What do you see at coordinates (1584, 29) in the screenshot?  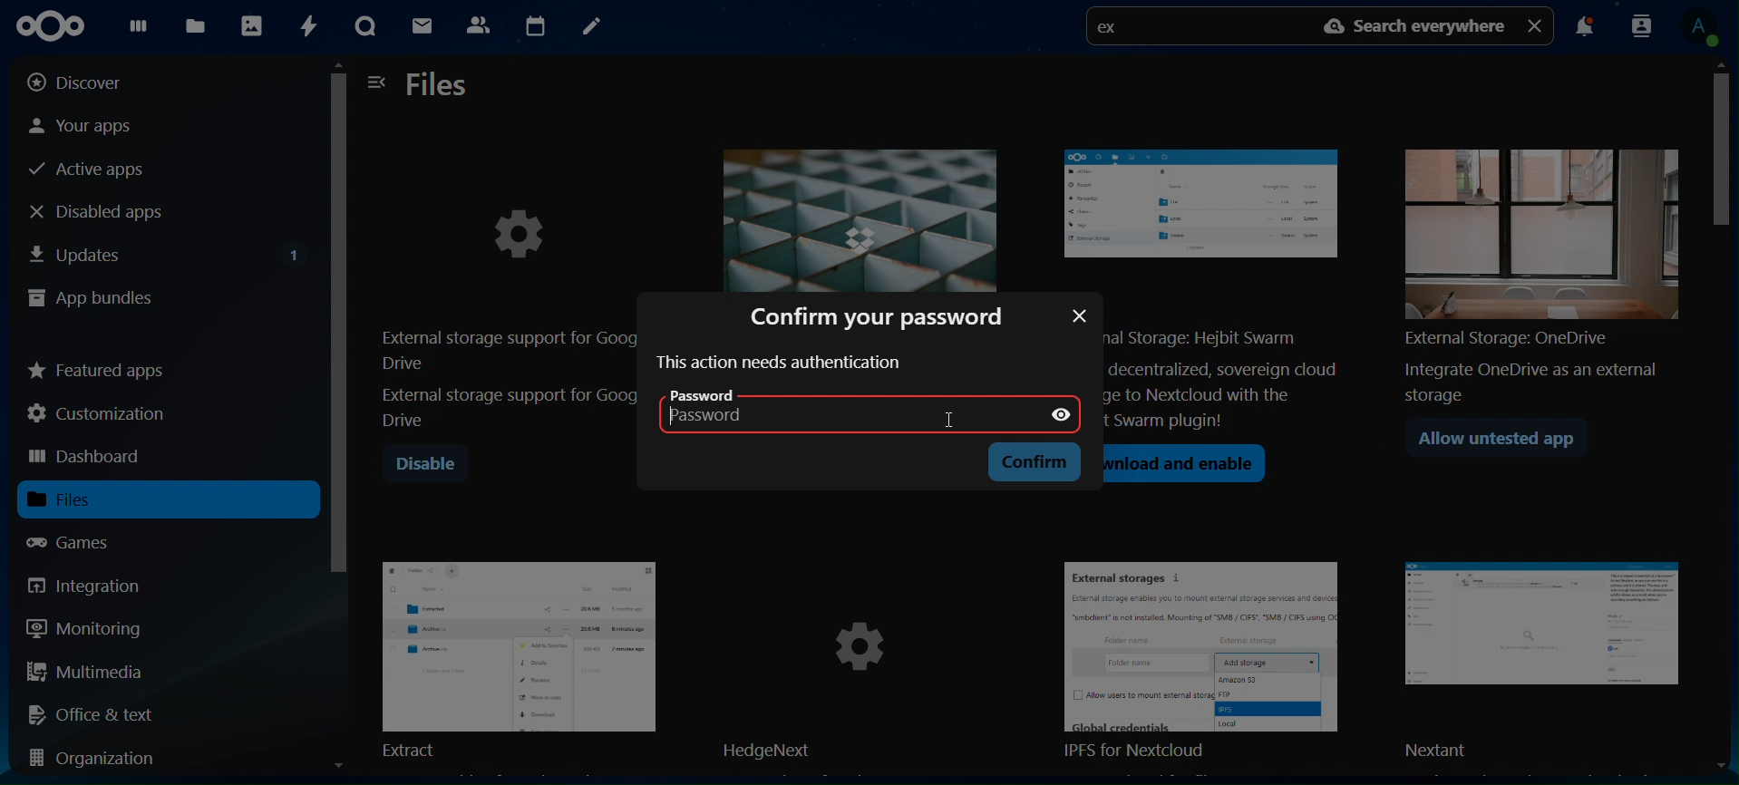 I see `notifications` at bounding box center [1584, 29].